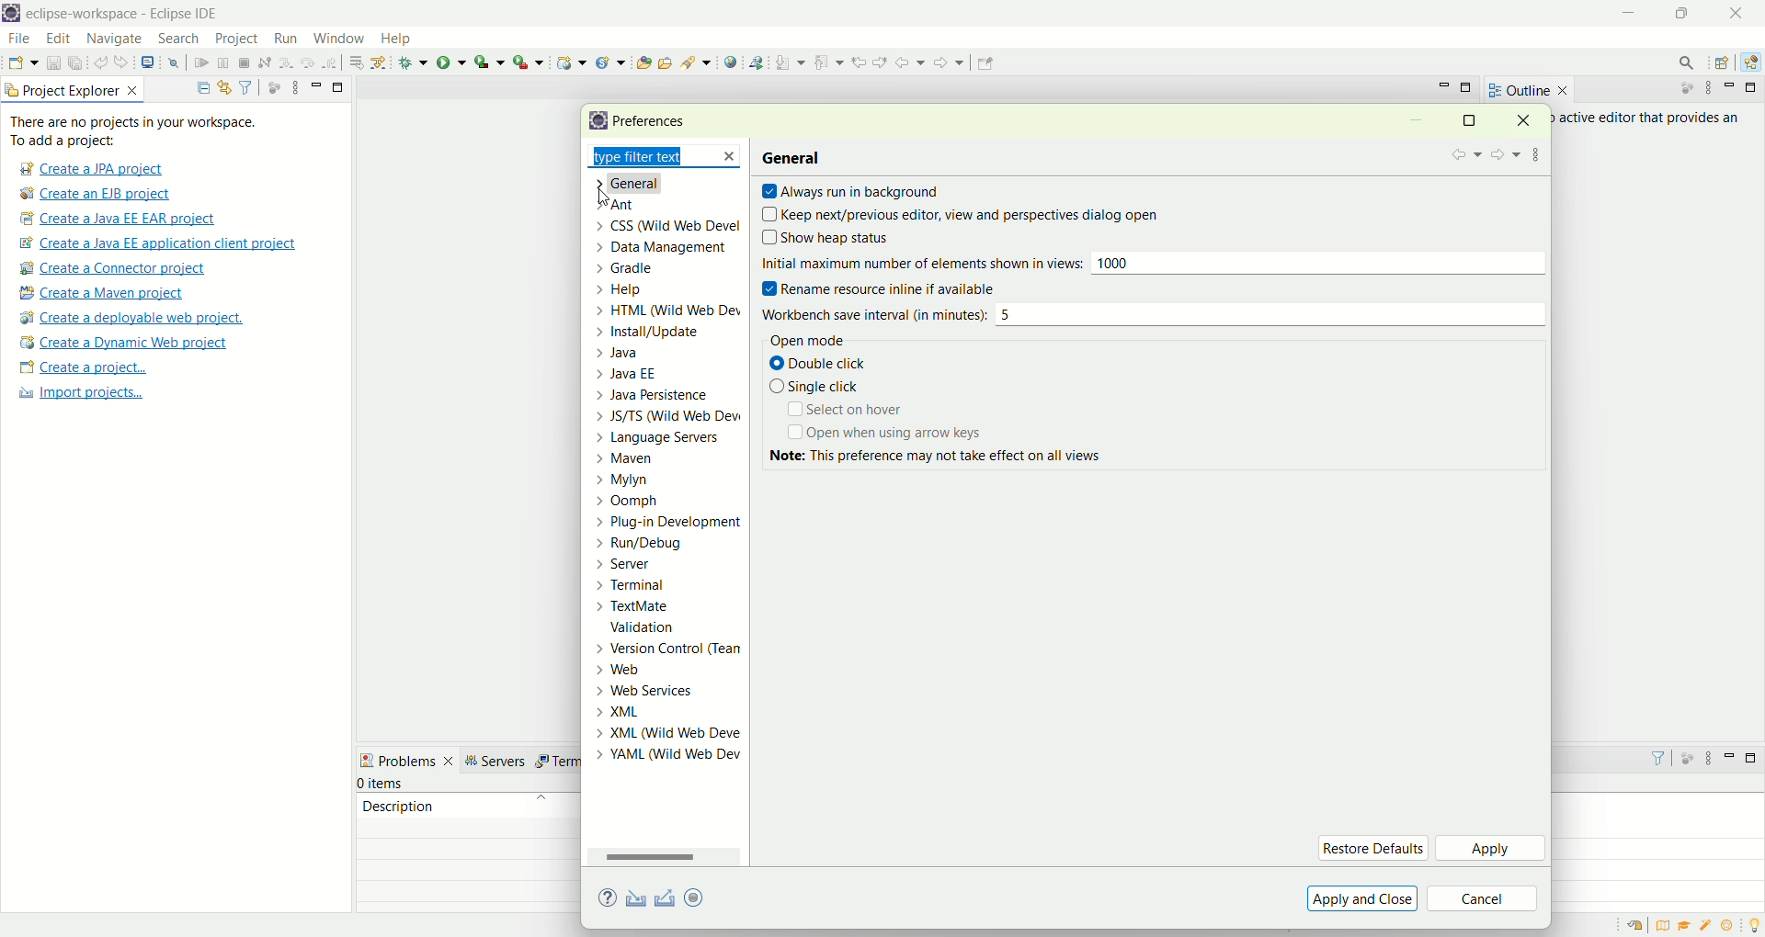  What do you see at coordinates (670, 310) in the screenshot?
I see `HTML` at bounding box center [670, 310].